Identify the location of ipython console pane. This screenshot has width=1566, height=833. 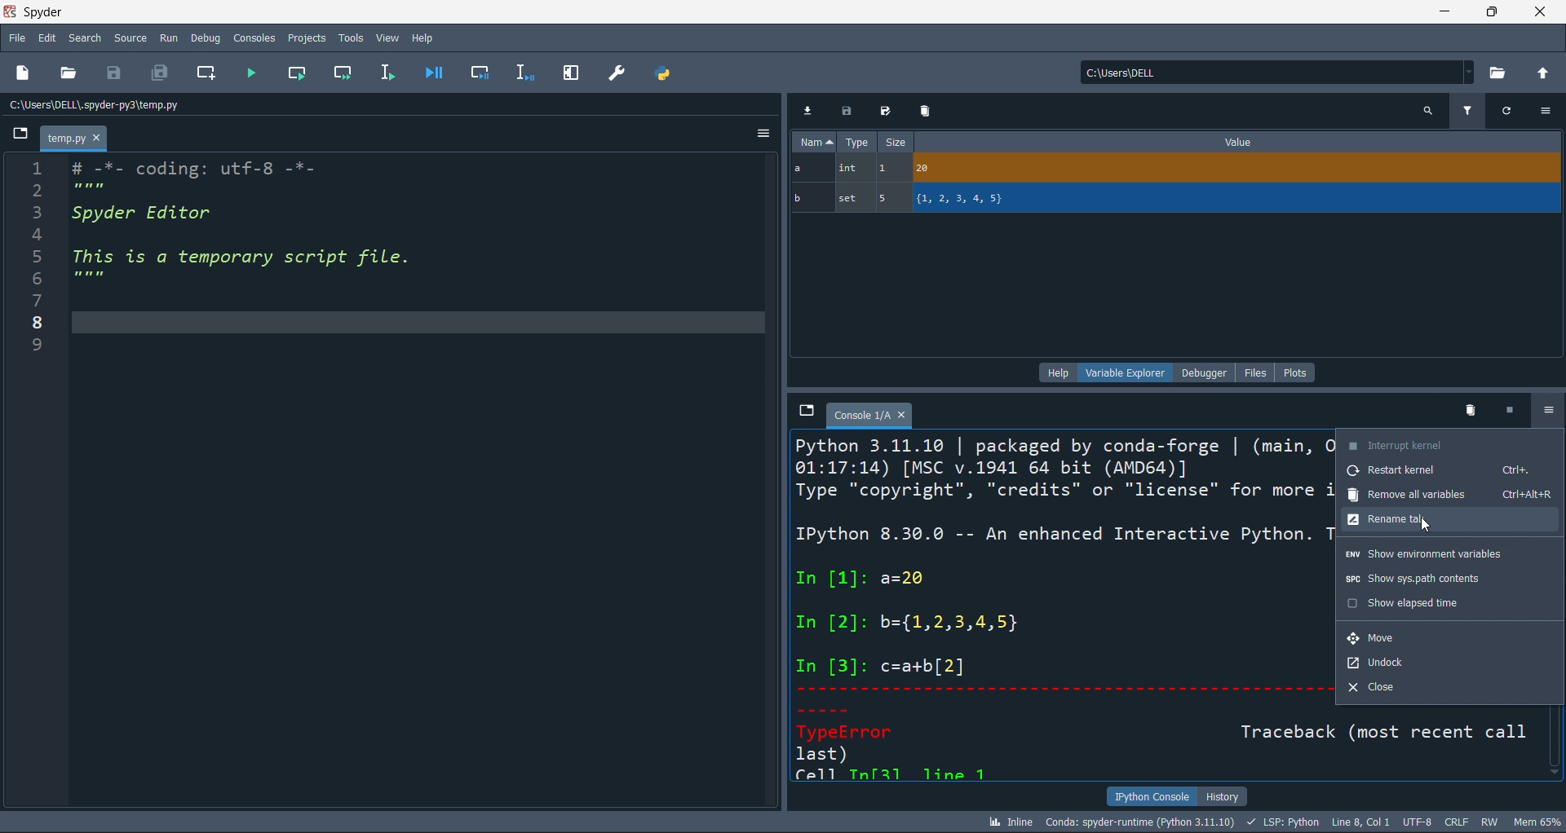
(1059, 607).